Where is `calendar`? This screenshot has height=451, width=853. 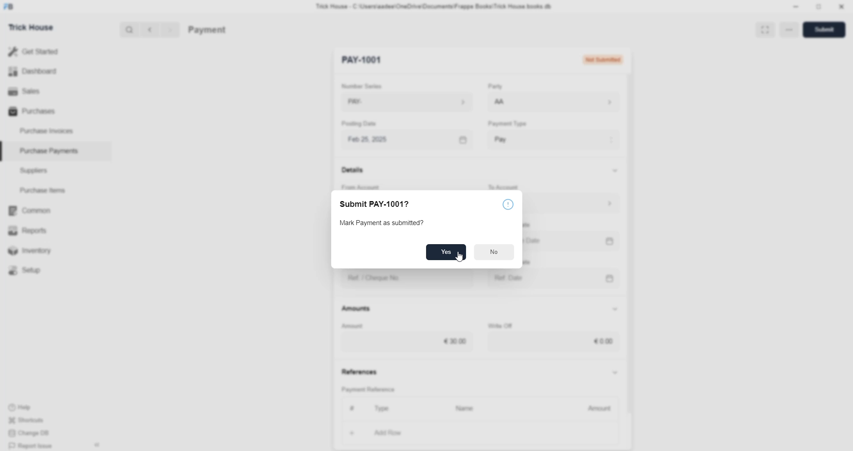 calendar is located at coordinates (616, 242).